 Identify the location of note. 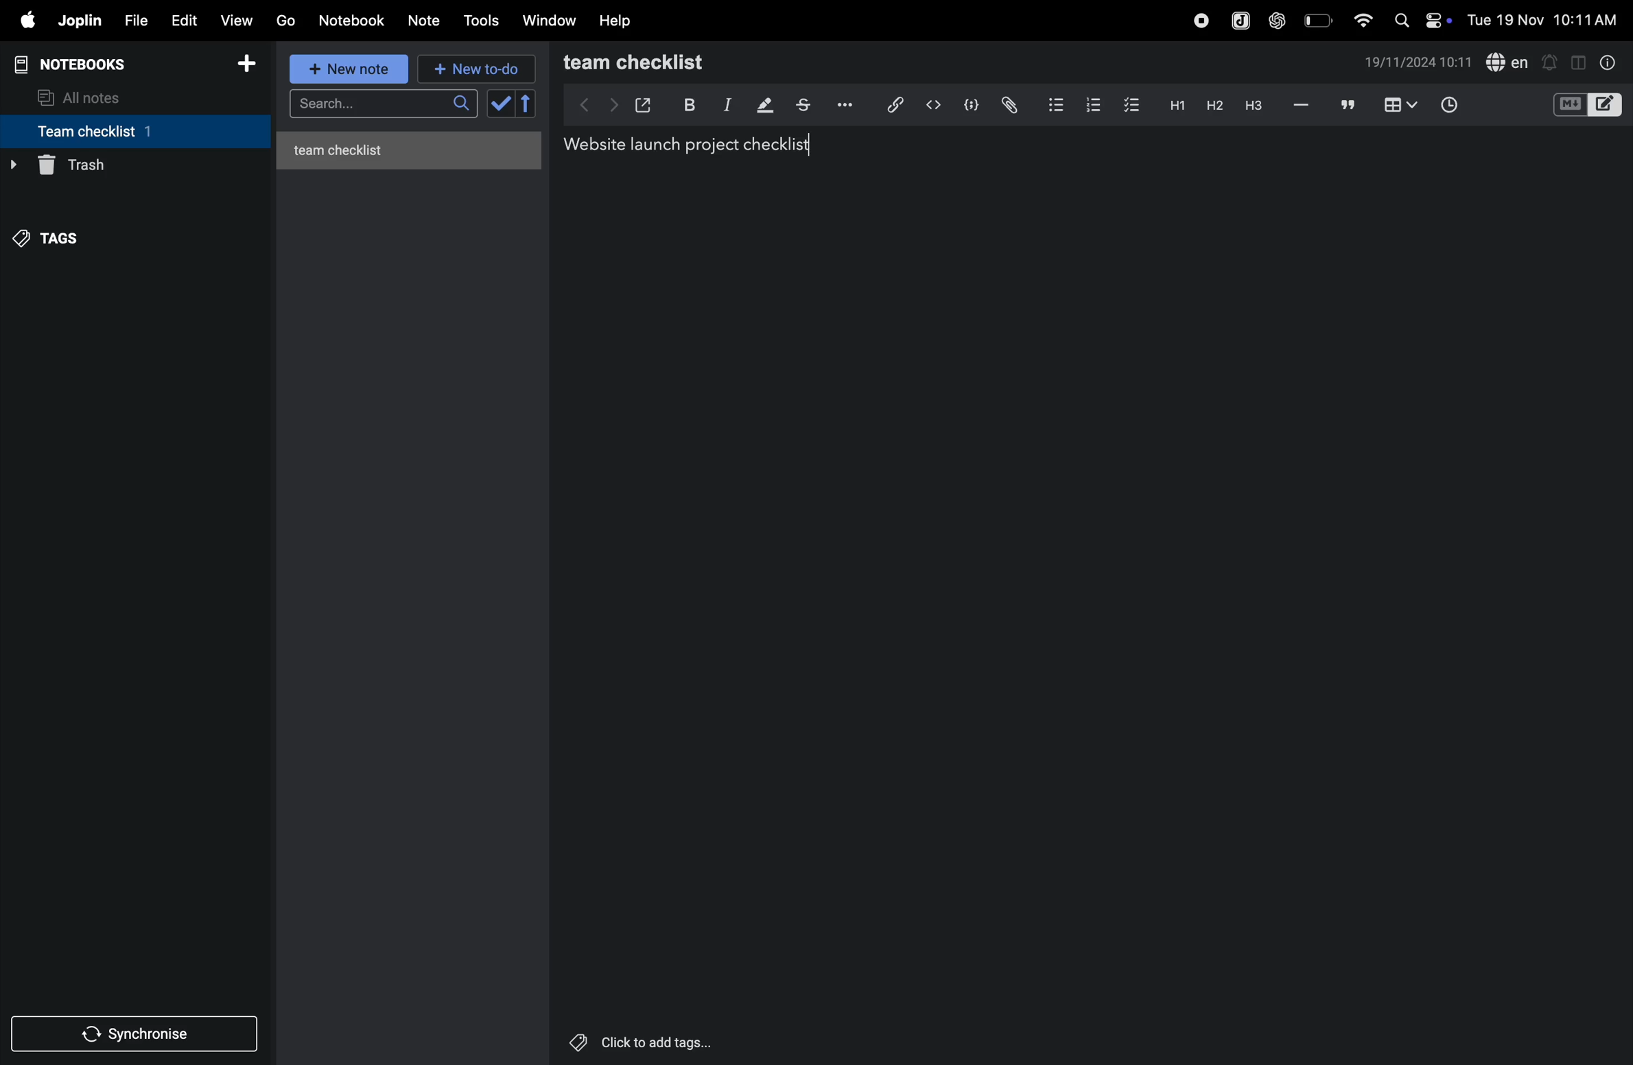
(430, 19).